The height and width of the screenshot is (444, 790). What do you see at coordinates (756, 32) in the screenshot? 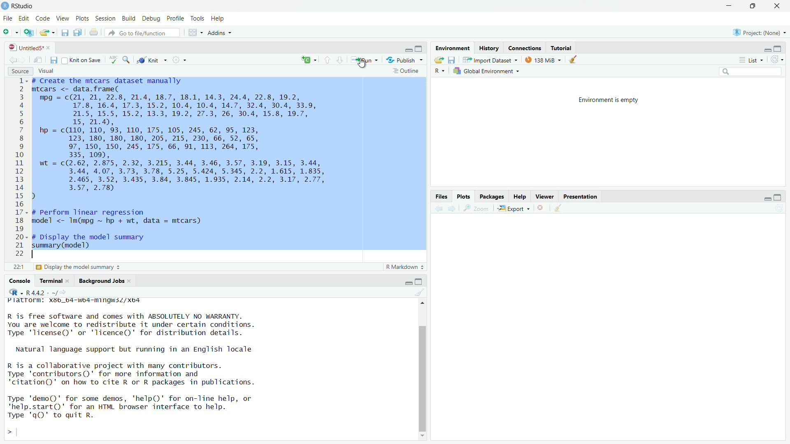
I see `Project (None)` at bounding box center [756, 32].